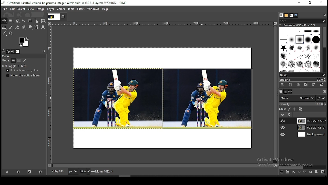 Image resolution: width=328 pixels, height=185 pixels. What do you see at coordinates (290, 110) in the screenshot?
I see `lock pixels` at bounding box center [290, 110].